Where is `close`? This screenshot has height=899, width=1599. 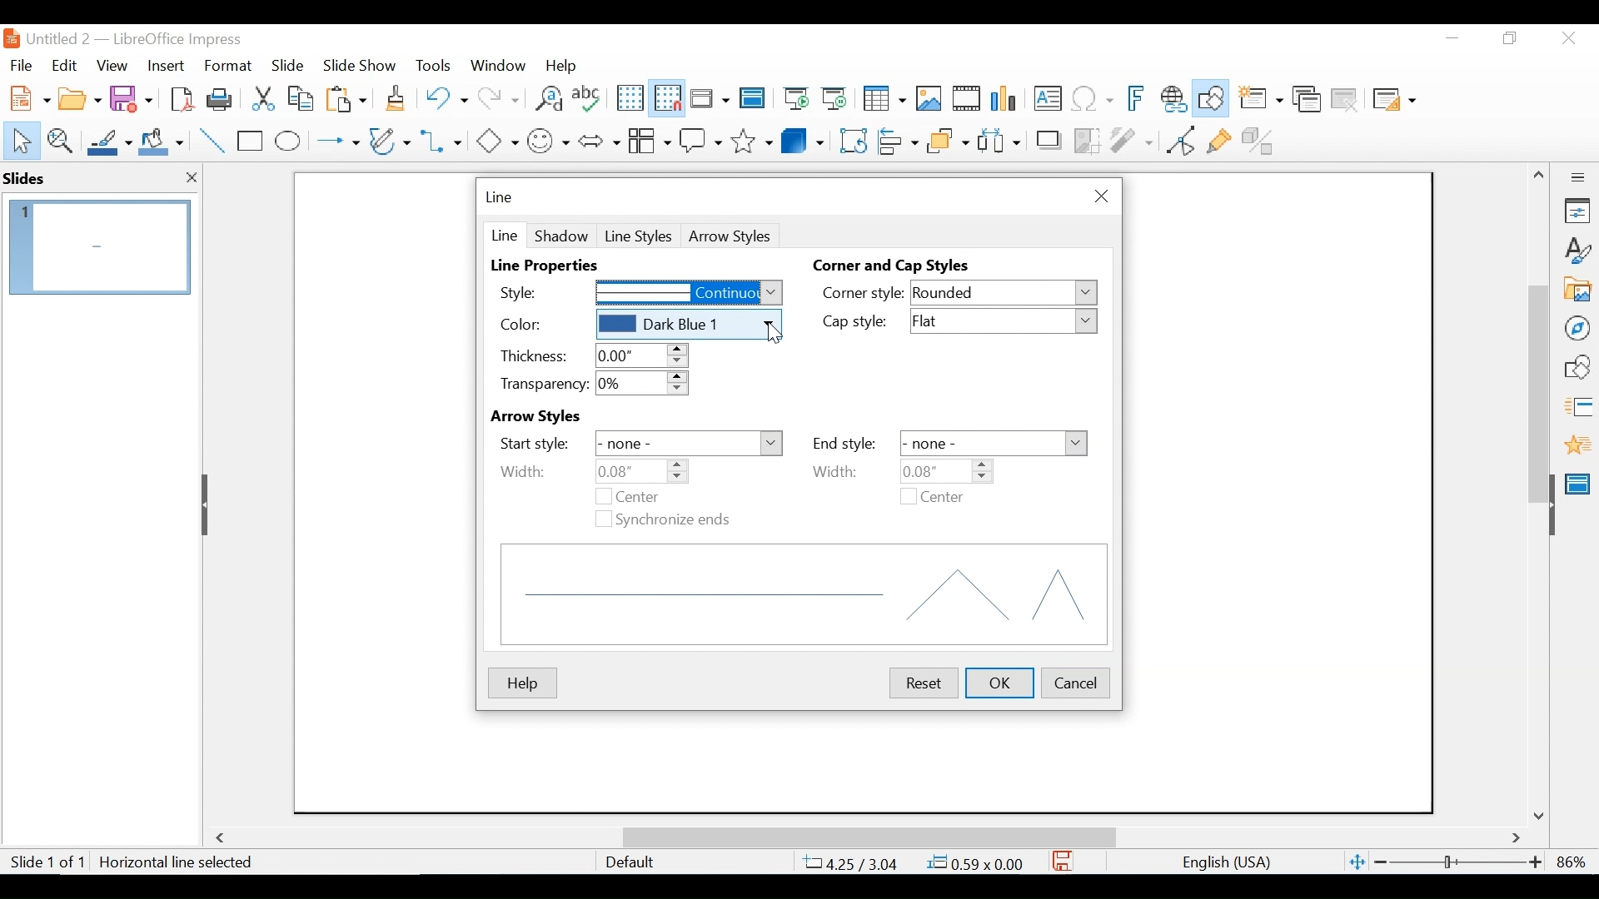 close is located at coordinates (191, 181).